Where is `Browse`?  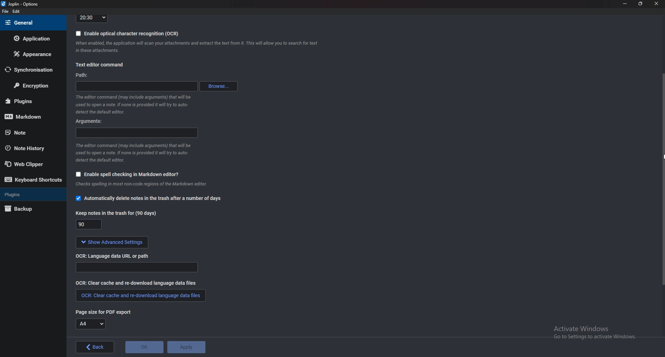 Browse is located at coordinates (220, 86).